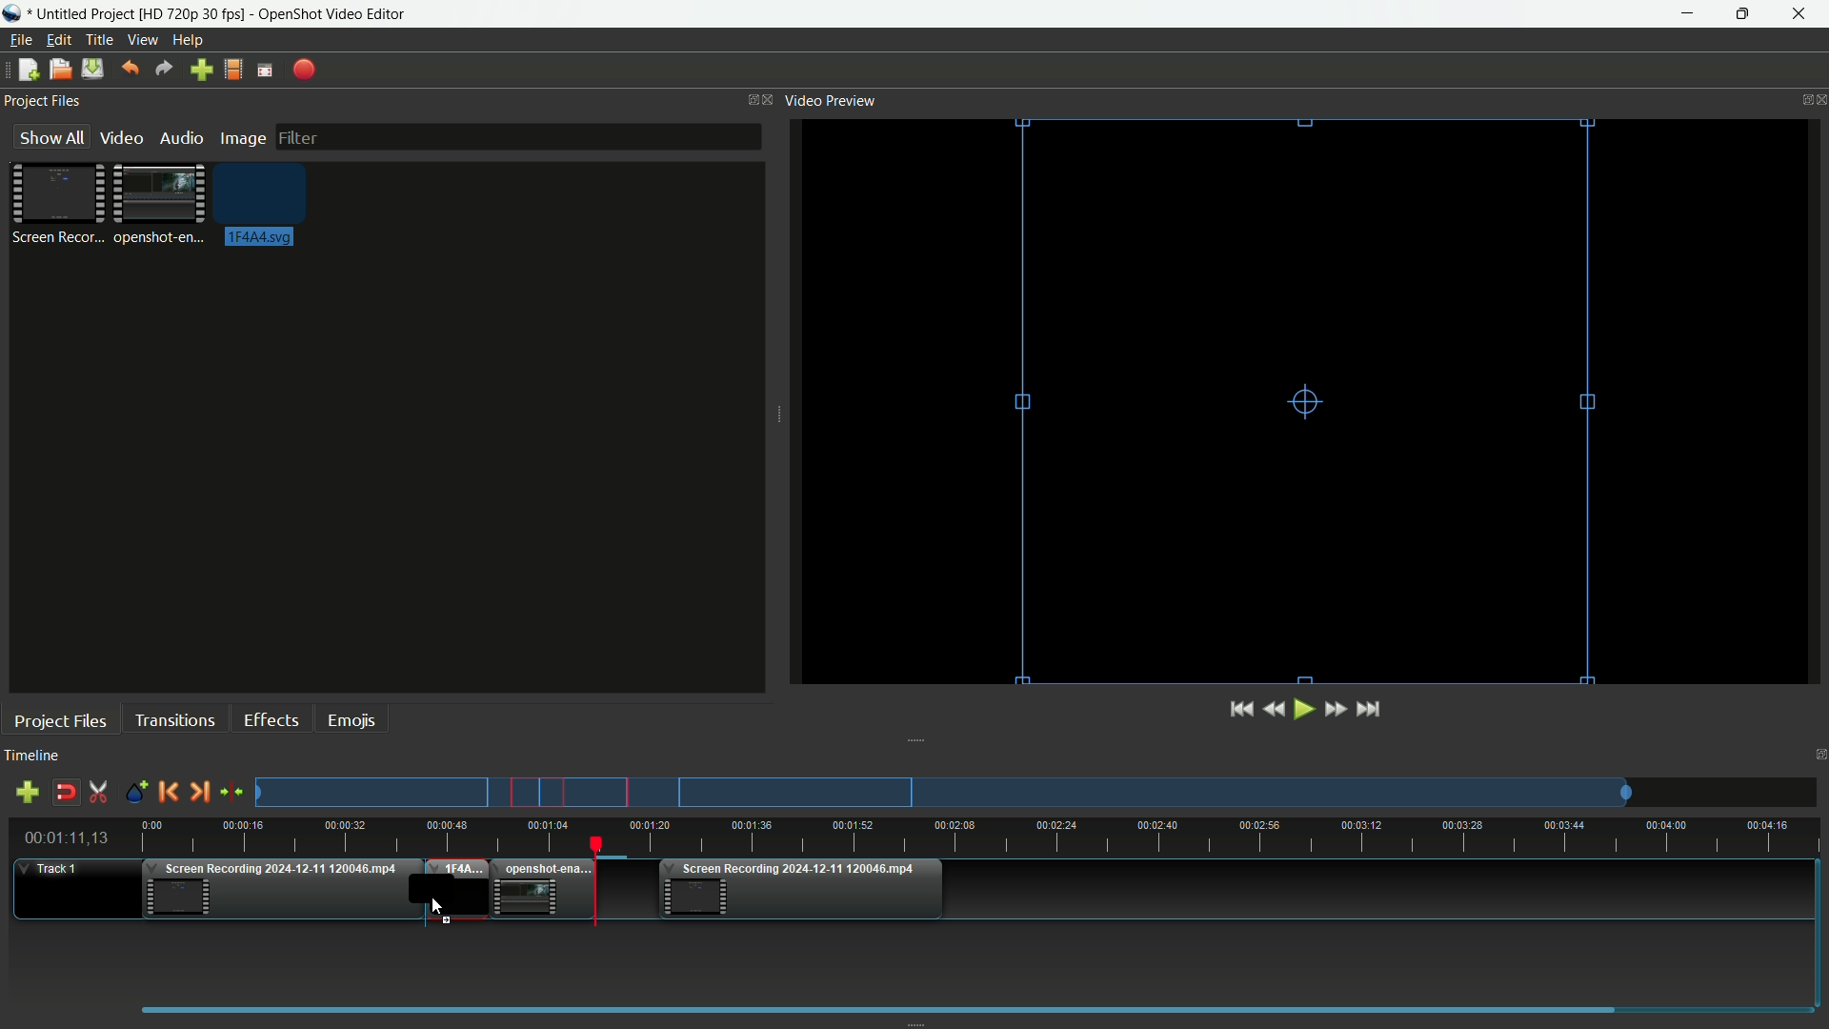  I want to click on Undo, so click(127, 70).